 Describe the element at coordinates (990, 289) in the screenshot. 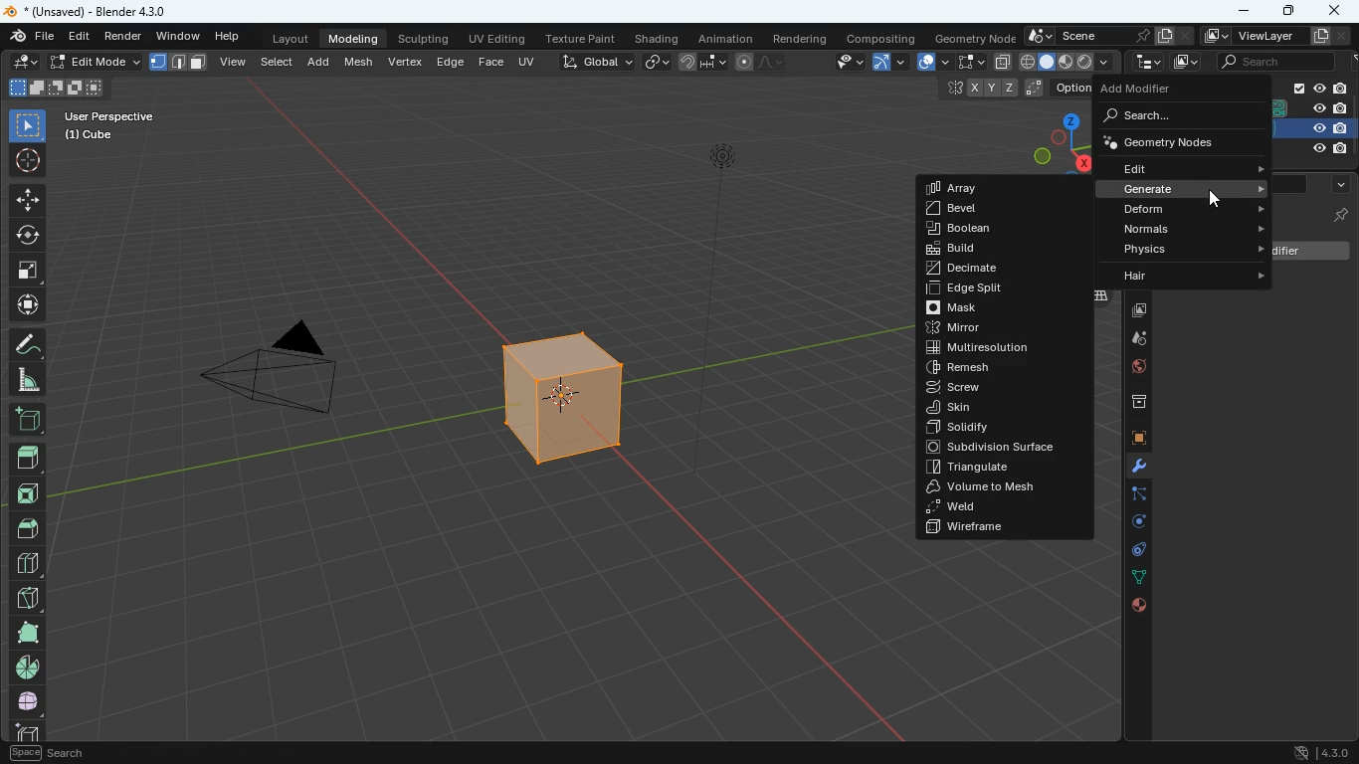

I see `edge split` at that location.